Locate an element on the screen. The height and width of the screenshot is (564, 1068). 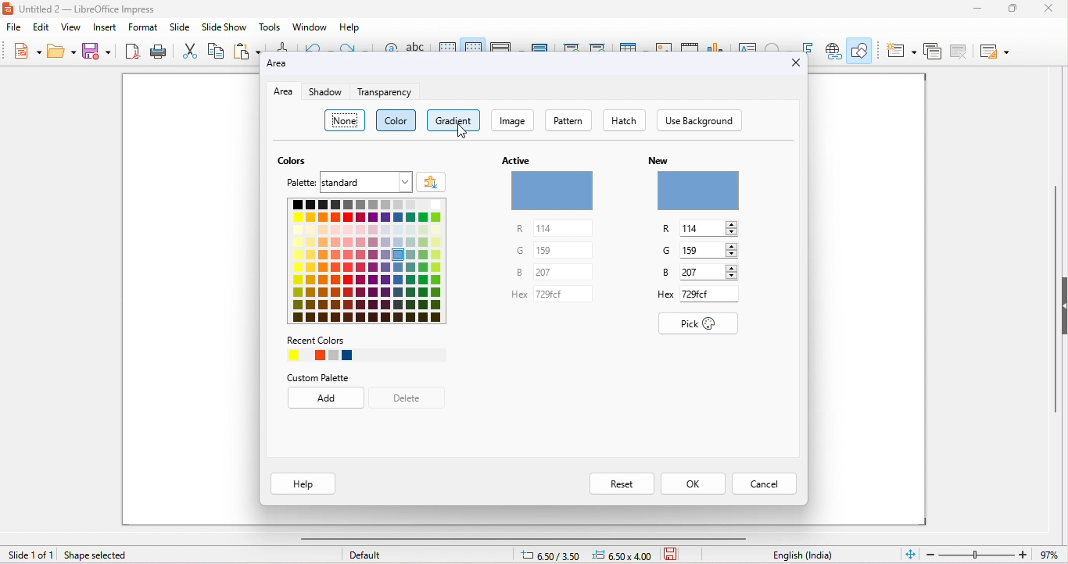
image is located at coordinates (511, 120).